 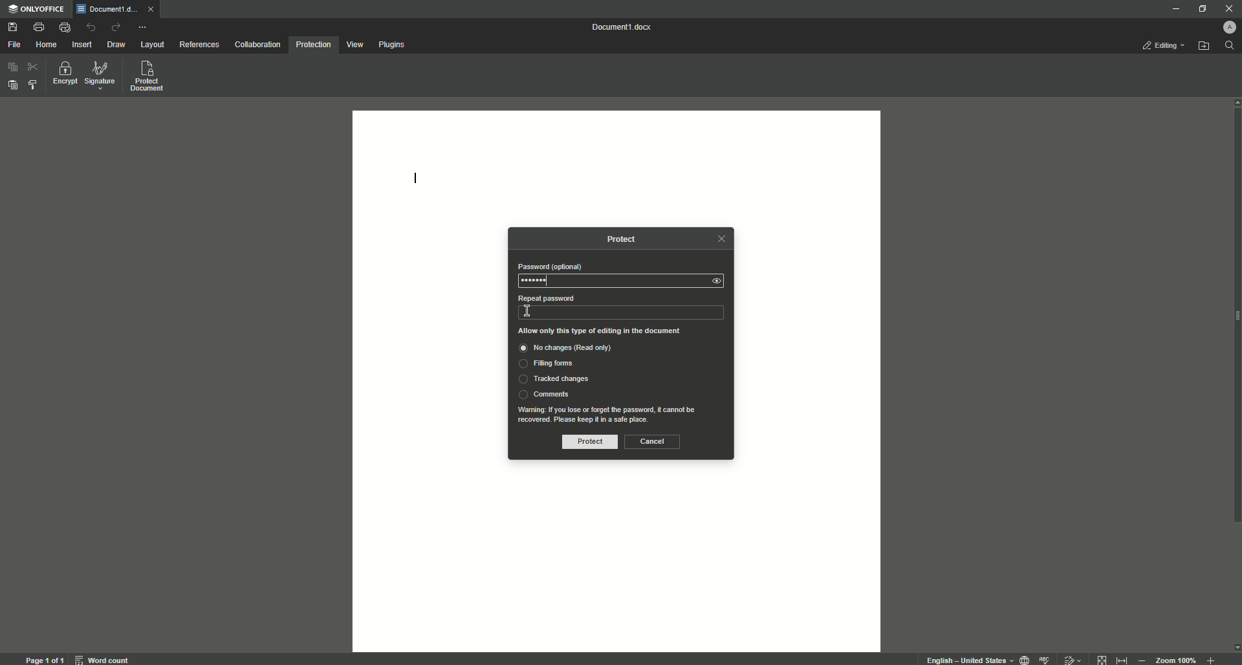 I want to click on word count, so click(x=105, y=657).